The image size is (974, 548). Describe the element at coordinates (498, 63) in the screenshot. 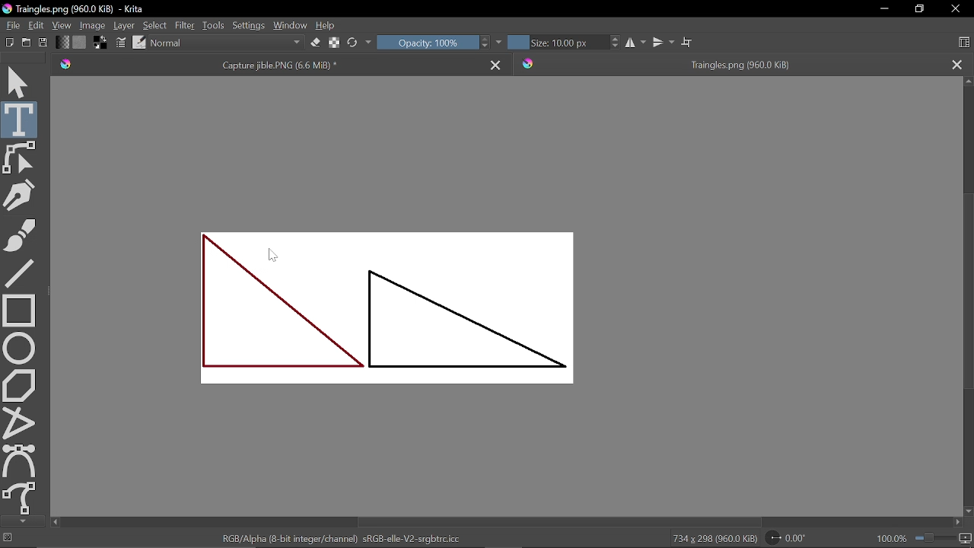

I see `Close current tab` at that location.